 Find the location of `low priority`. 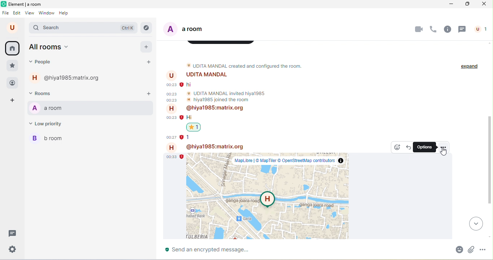

low priority is located at coordinates (49, 124).